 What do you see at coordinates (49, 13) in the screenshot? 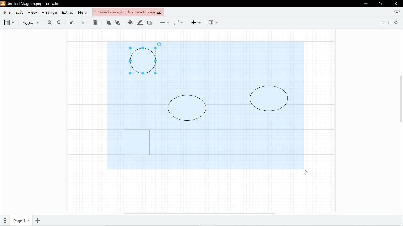
I see `Arrange` at bounding box center [49, 13].